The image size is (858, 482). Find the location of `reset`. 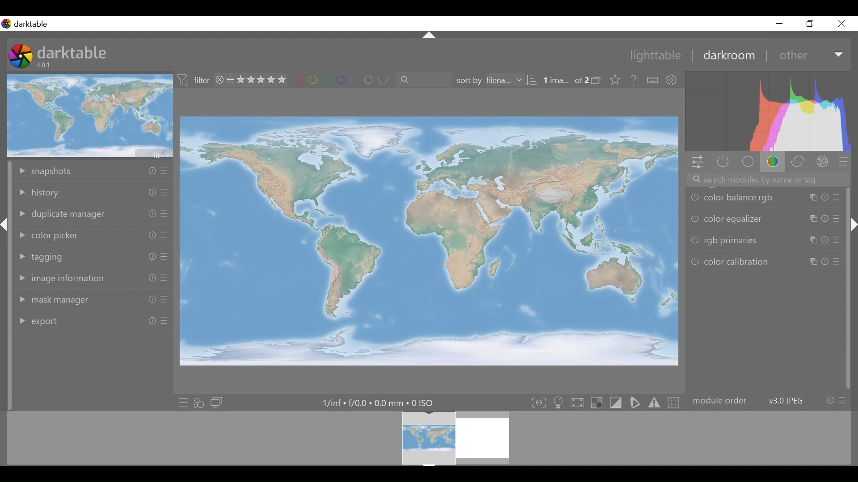

reset is located at coordinates (829, 400).